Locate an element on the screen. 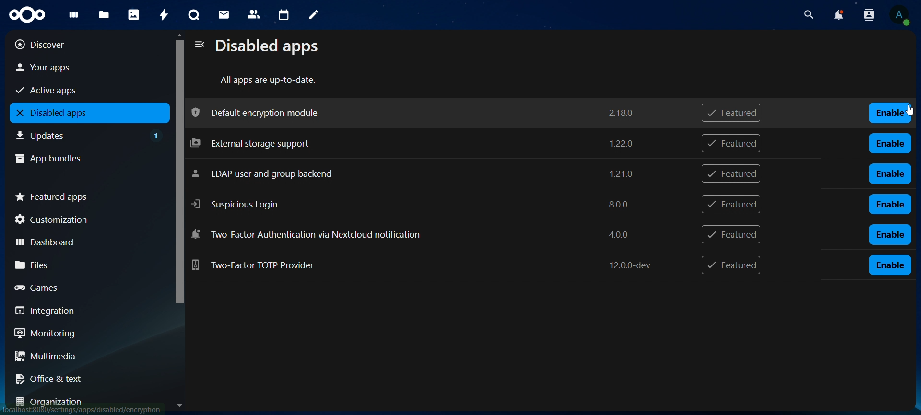  notification is located at coordinates (867, 14).